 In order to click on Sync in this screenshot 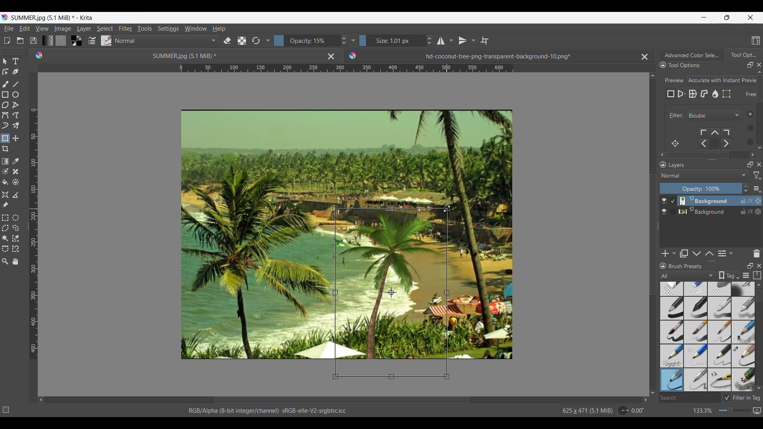, I will do `click(751, 201)`.